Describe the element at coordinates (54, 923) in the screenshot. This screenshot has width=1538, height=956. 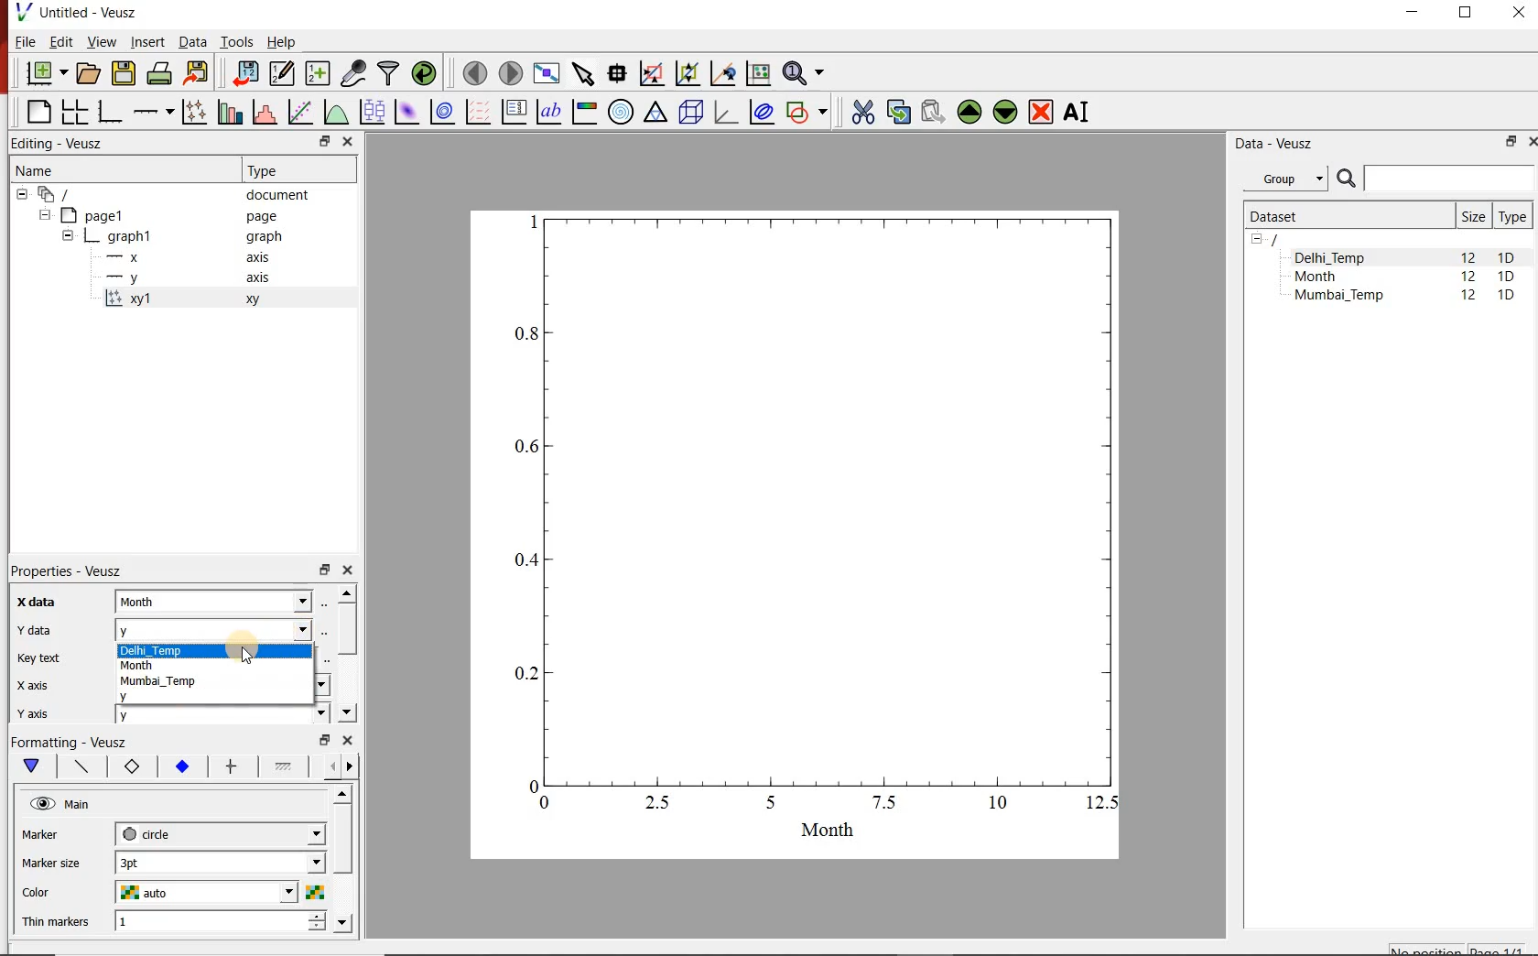
I see `Thin markers` at that location.